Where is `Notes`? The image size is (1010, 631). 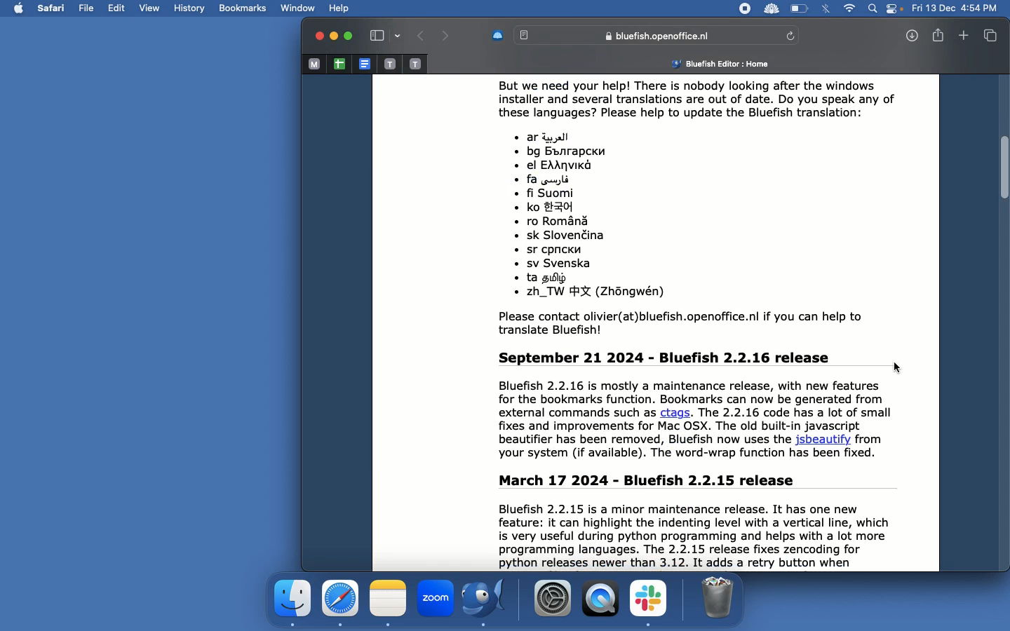
Notes is located at coordinates (388, 600).